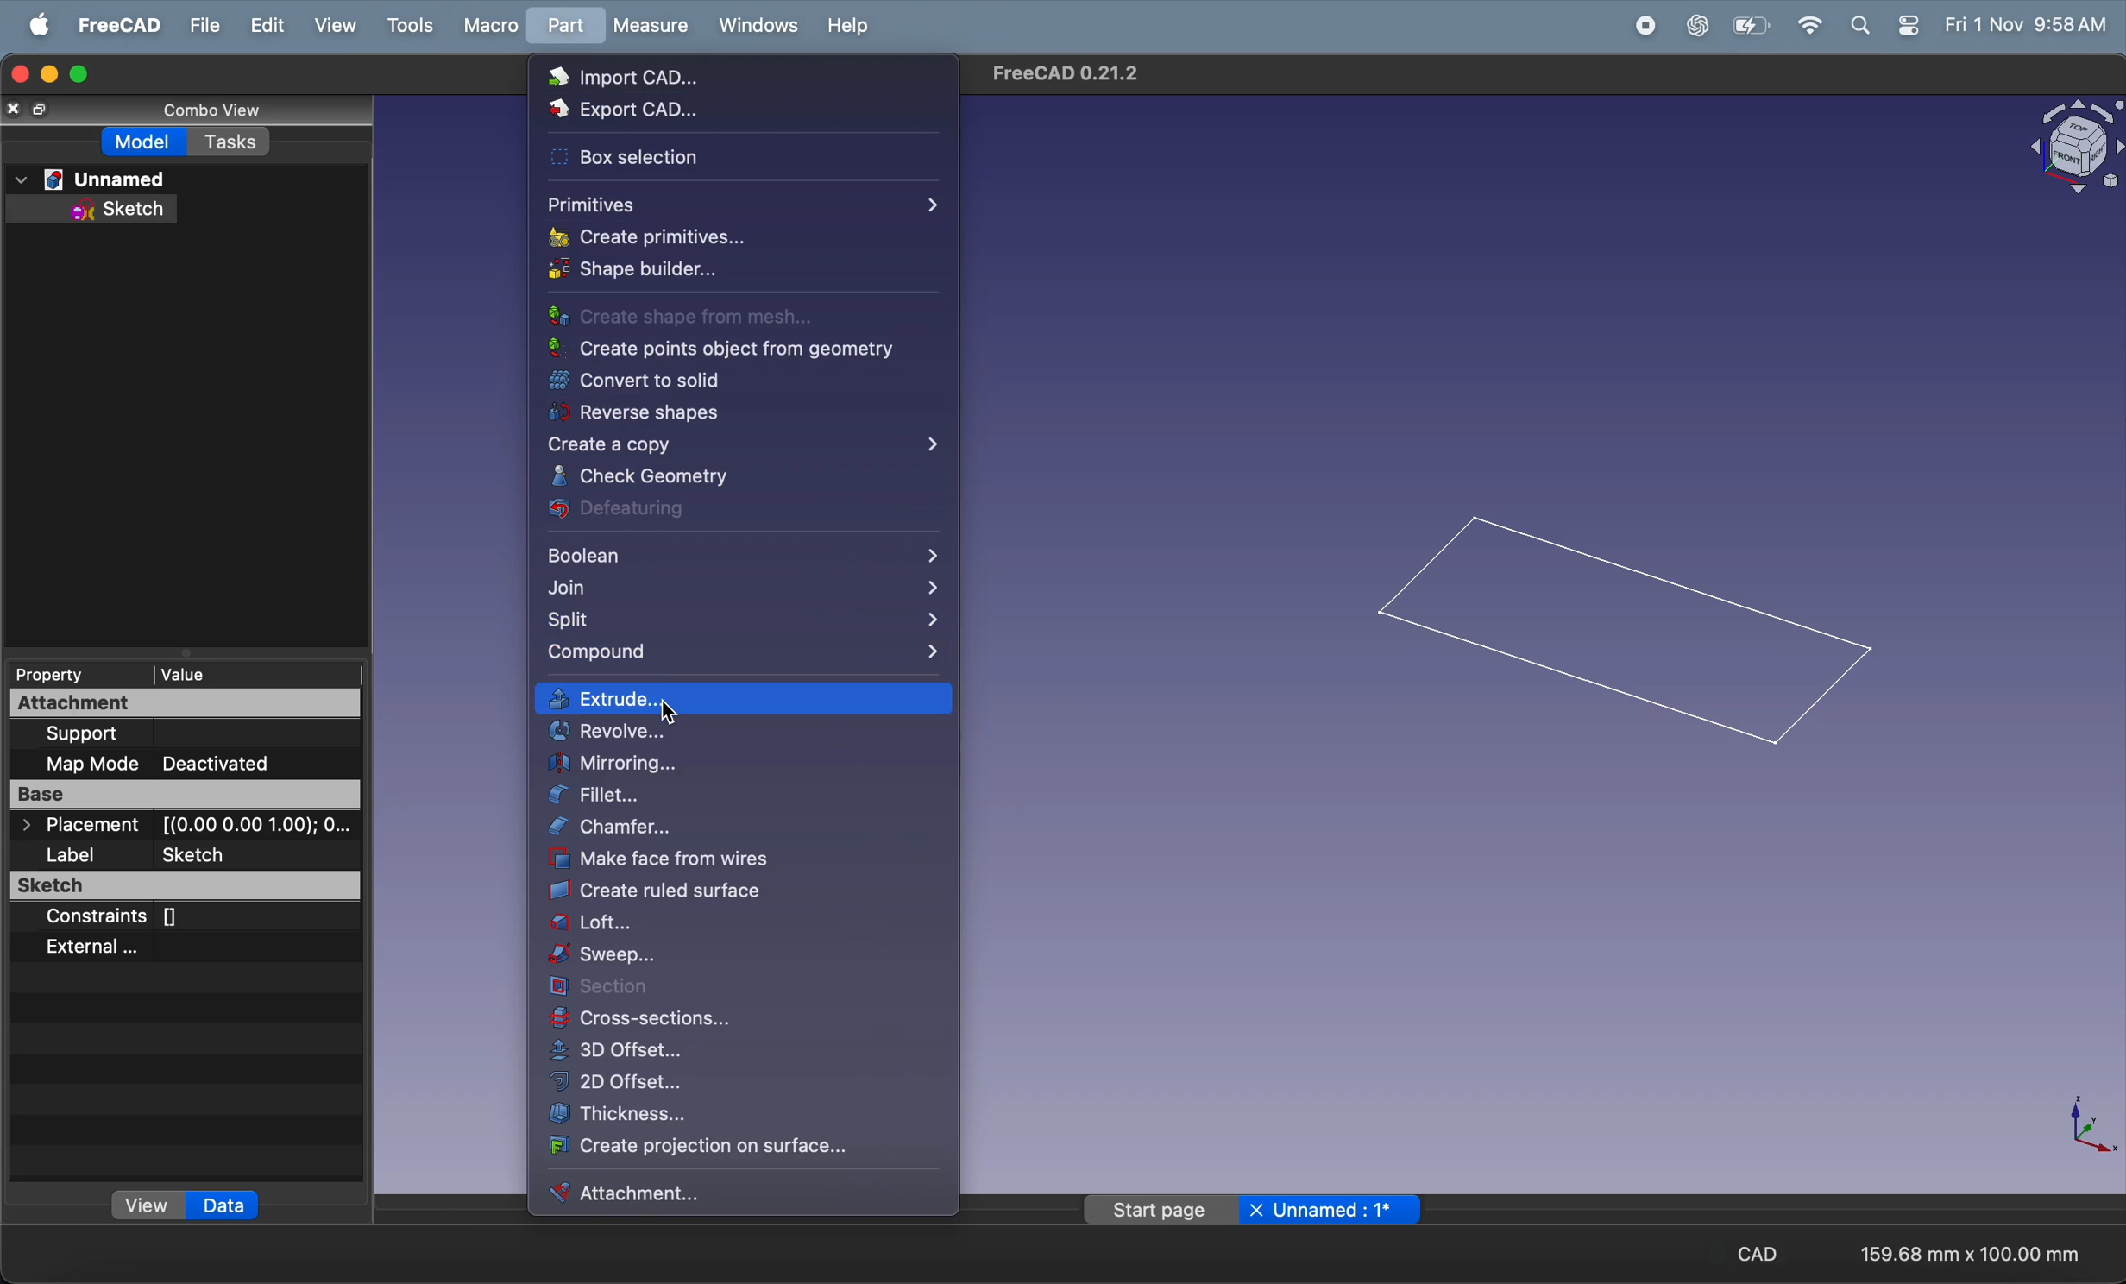 The image size is (2126, 1284). Describe the element at coordinates (236, 674) in the screenshot. I see `value` at that location.